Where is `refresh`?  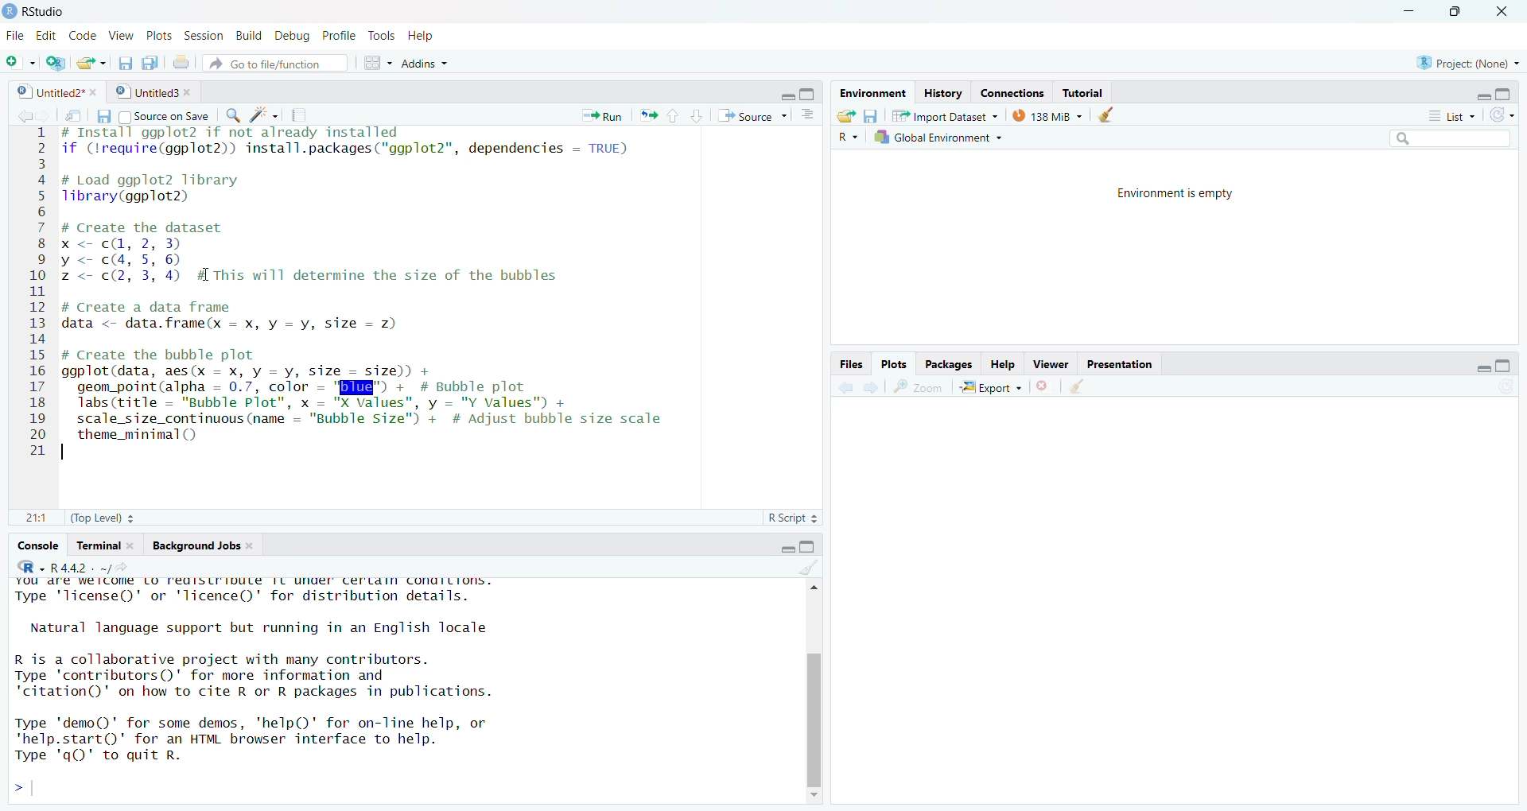 refresh is located at coordinates (1507, 114).